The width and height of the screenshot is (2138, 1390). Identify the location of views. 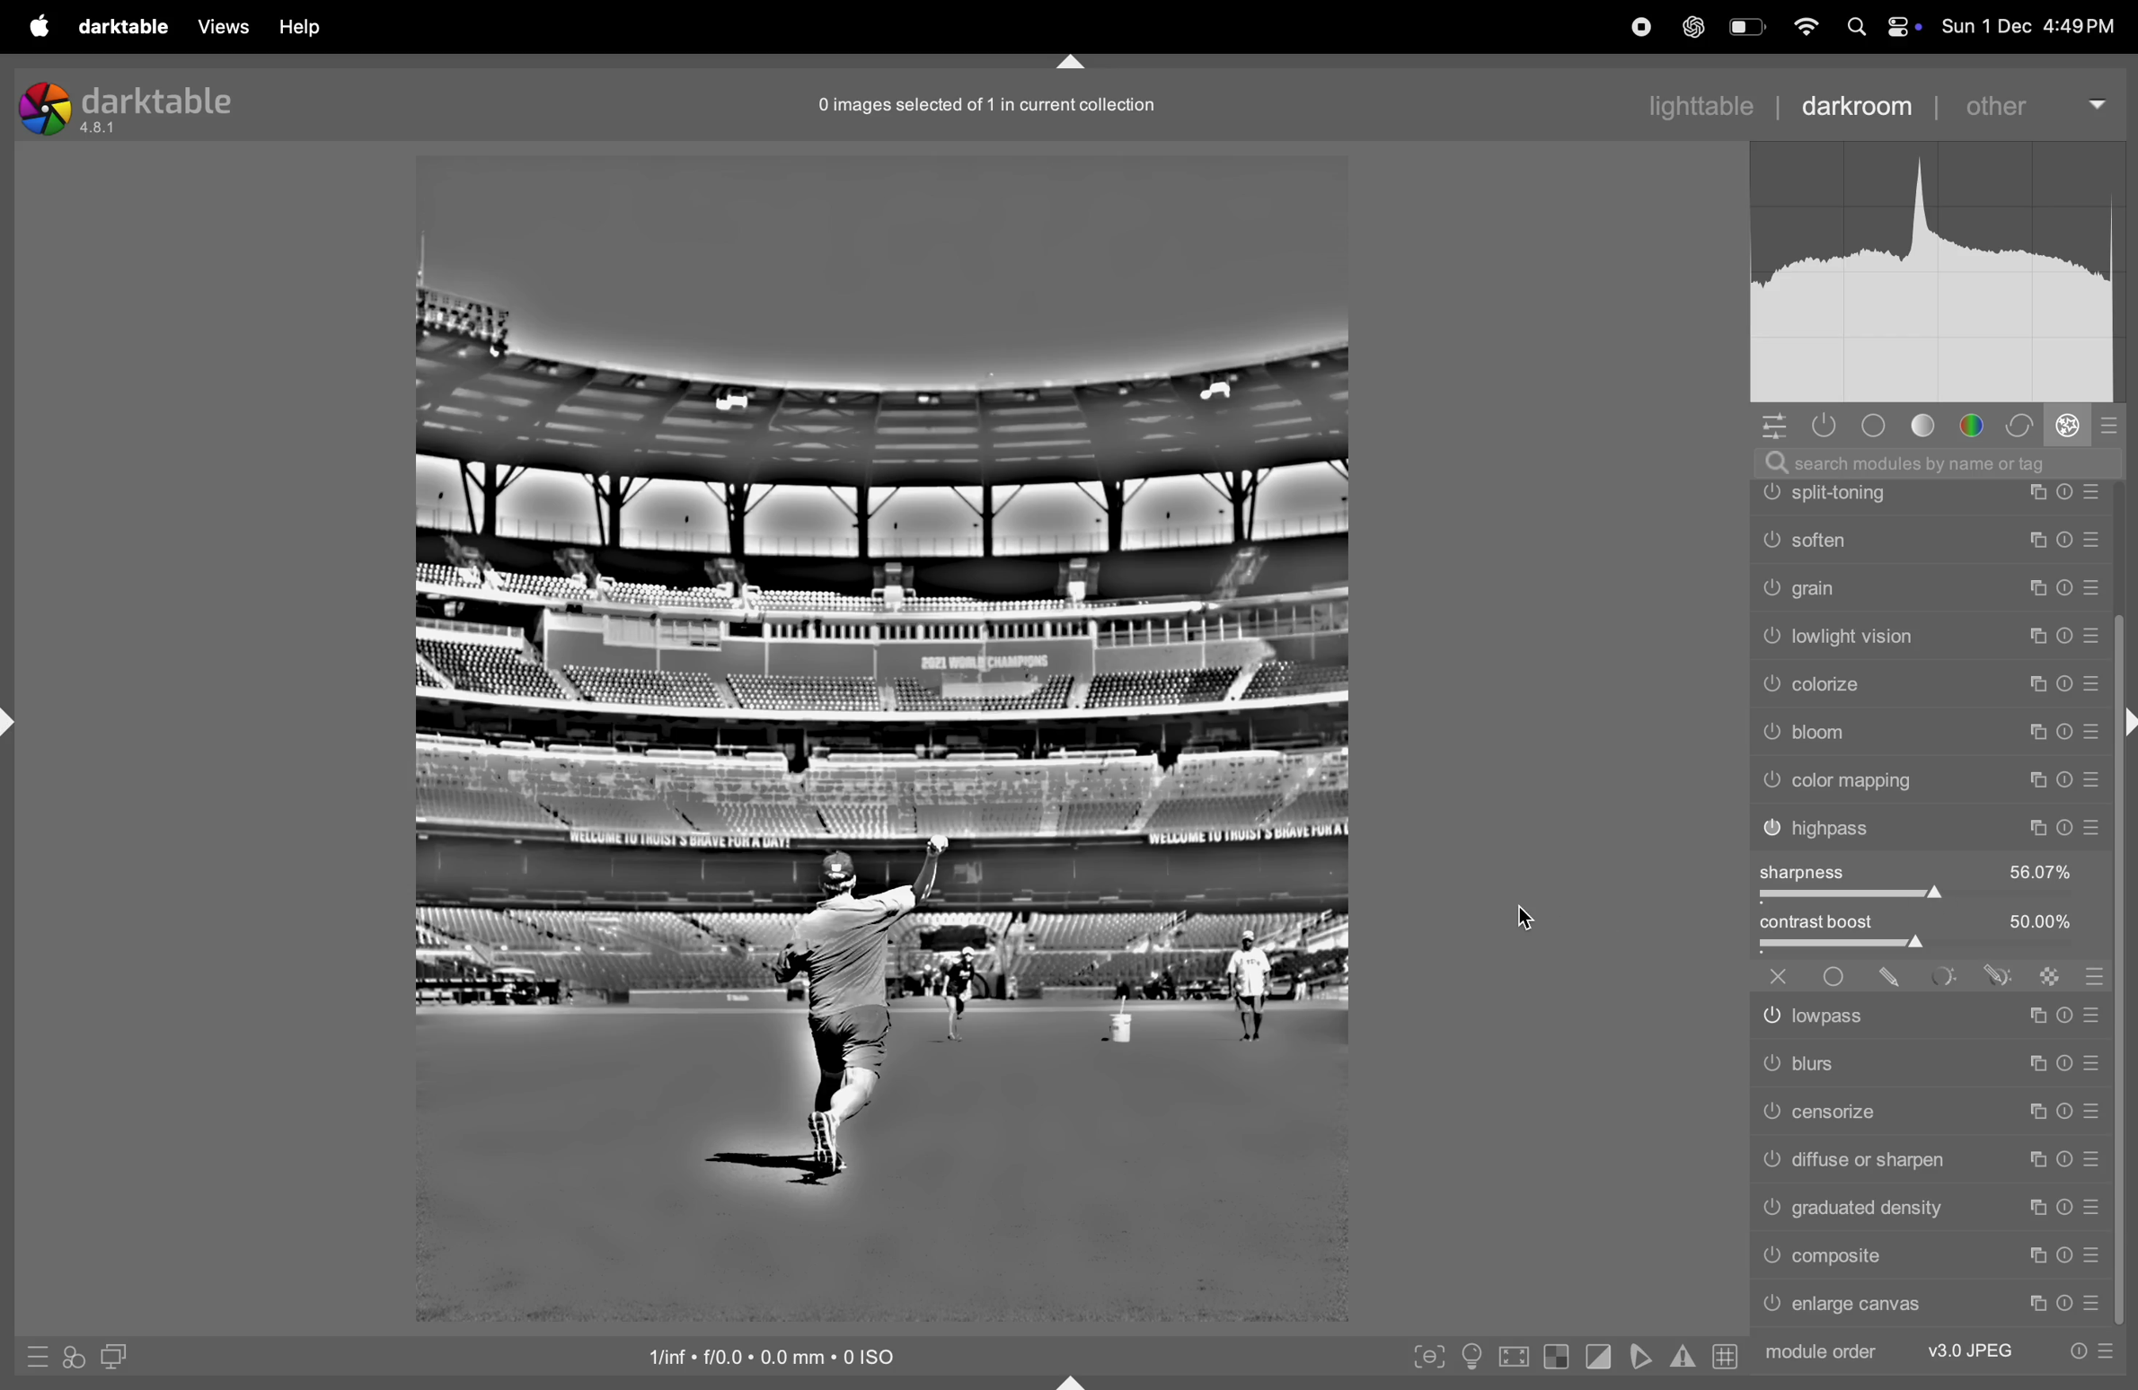
(221, 27).